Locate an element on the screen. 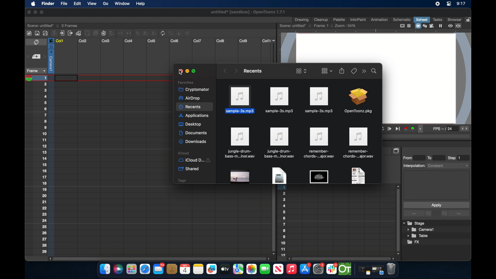 The height and width of the screenshot is (279, 496). more options is located at coordinates (455, 214).